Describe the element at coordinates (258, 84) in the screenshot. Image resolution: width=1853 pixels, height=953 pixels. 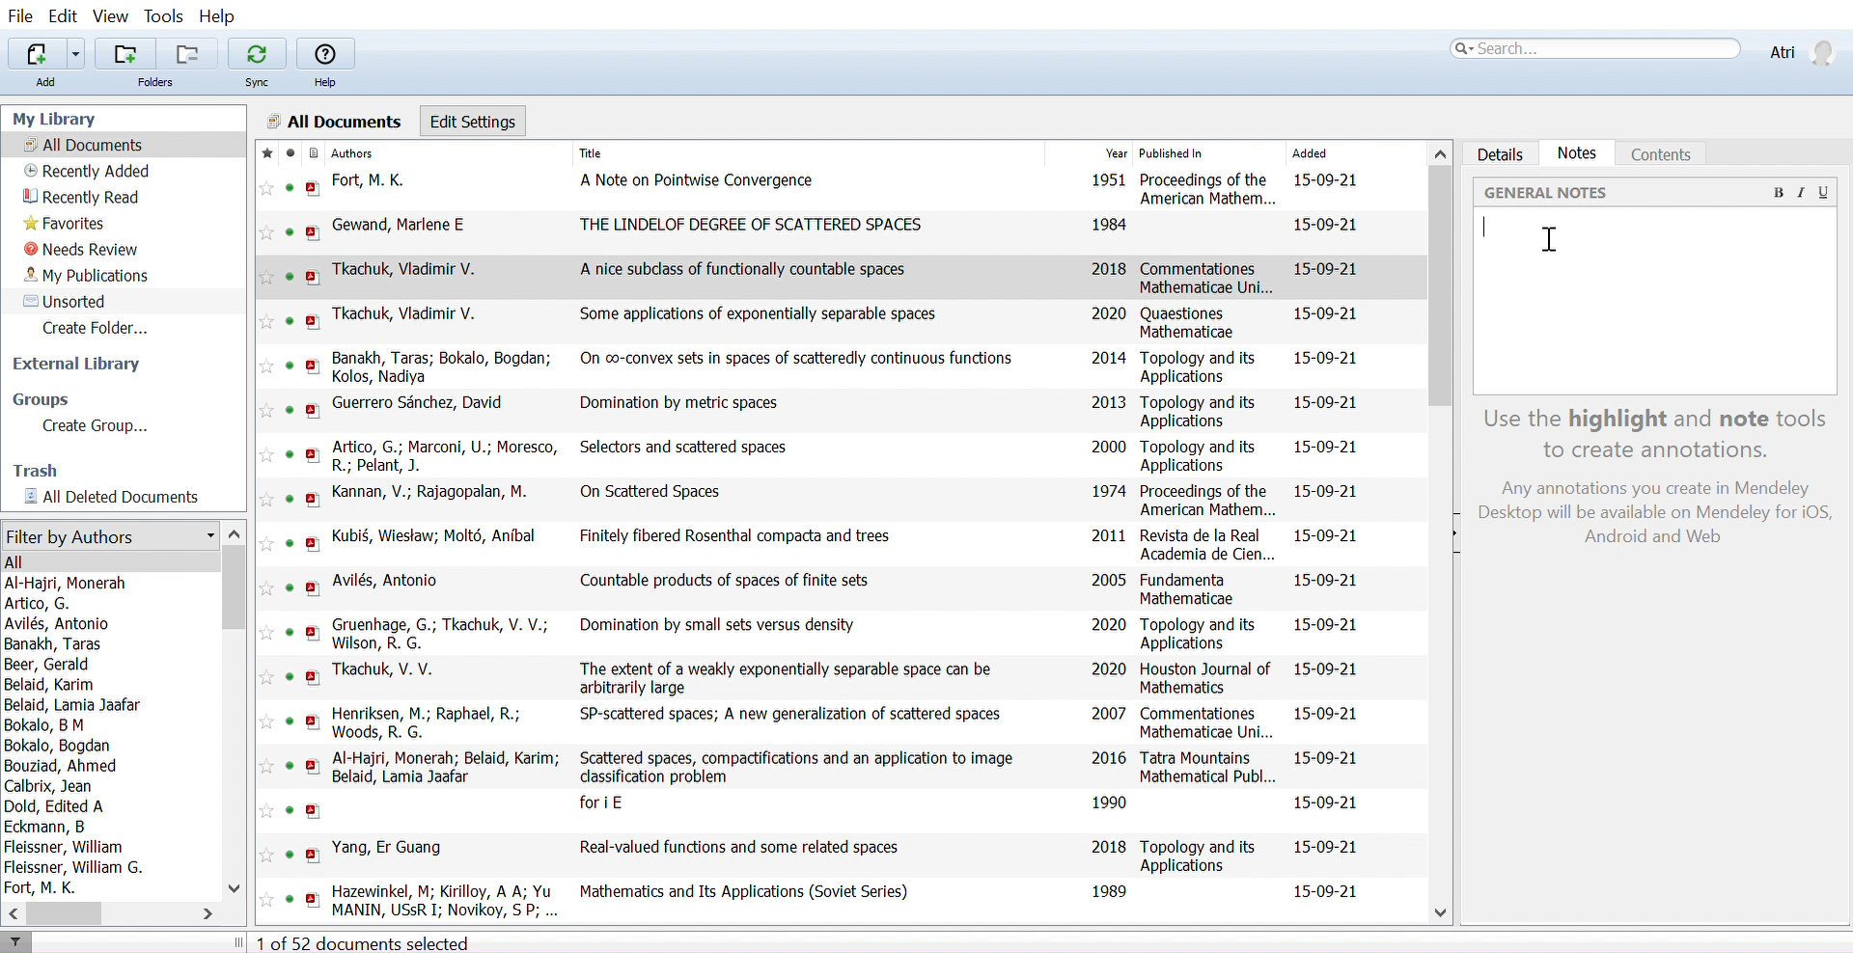
I see `Sync` at that location.